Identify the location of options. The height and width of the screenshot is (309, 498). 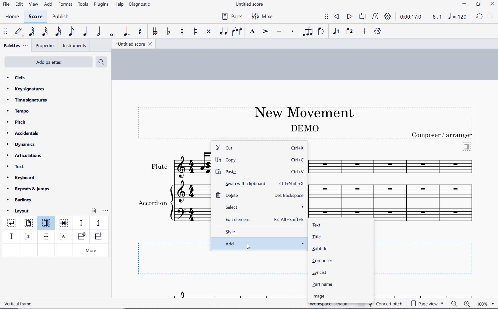
(105, 210).